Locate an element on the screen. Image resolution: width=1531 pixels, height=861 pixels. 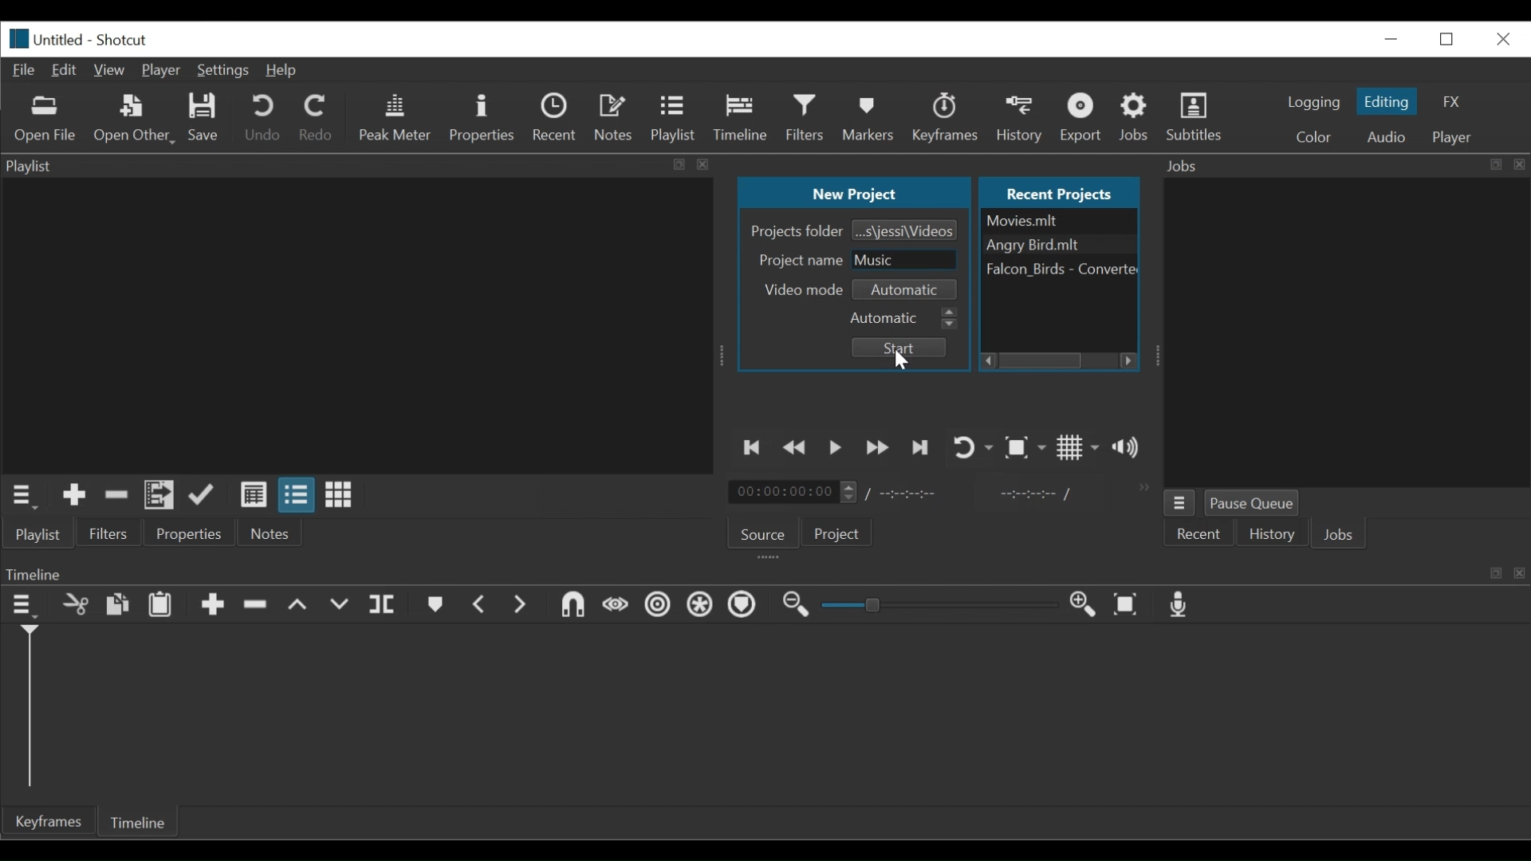
Toggle player looping is located at coordinates (974, 447).